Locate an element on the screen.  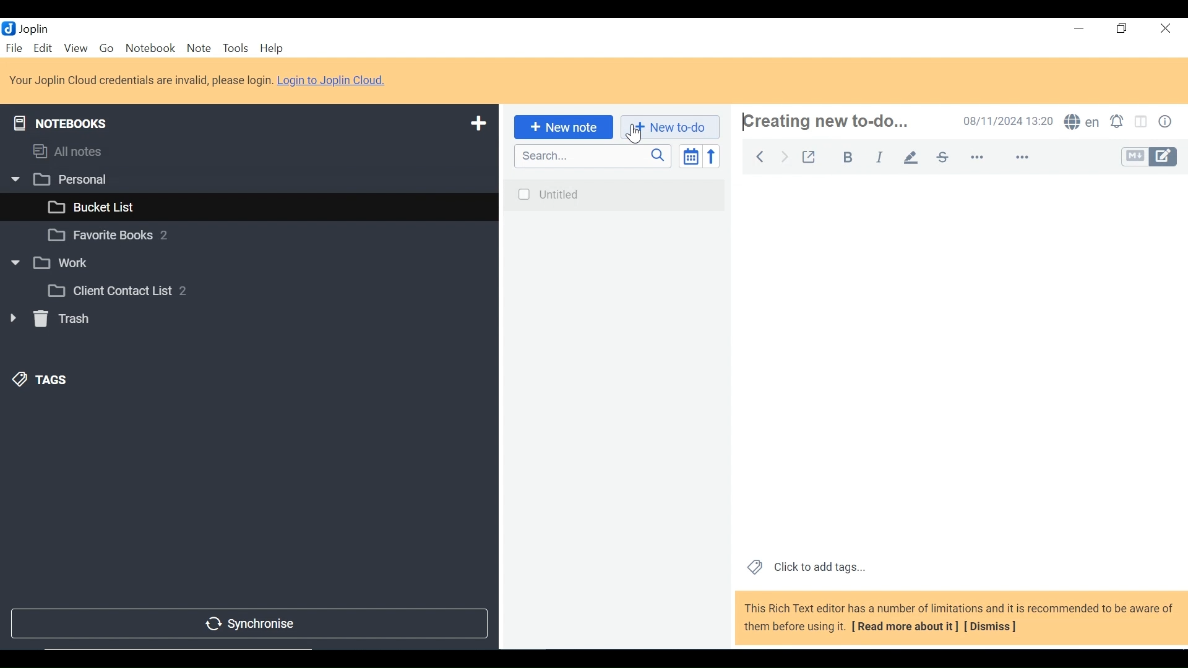
Go is located at coordinates (108, 49).